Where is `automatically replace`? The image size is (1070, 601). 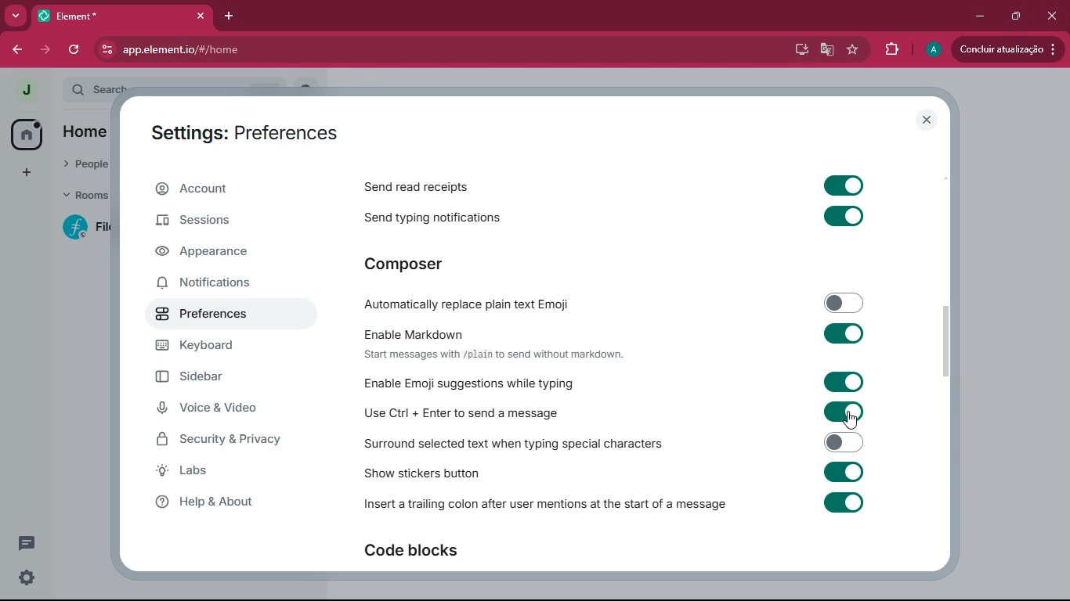 automatically replace is located at coordinates (474, 305).